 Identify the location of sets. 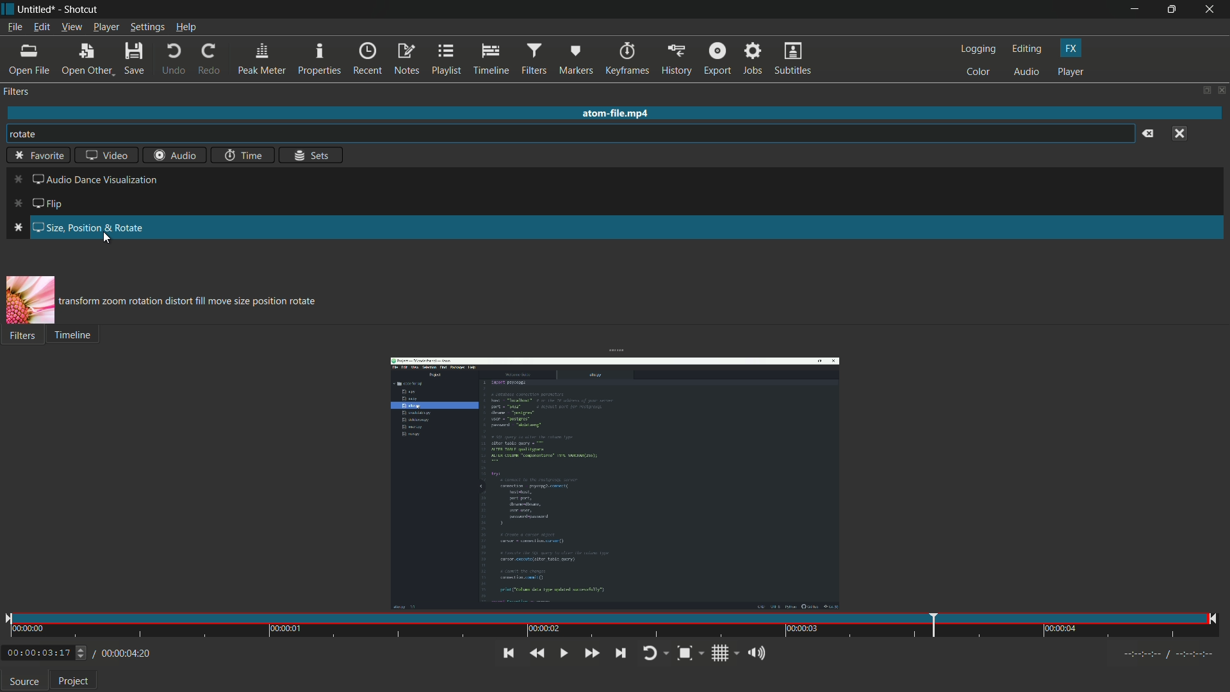
(311, 154).